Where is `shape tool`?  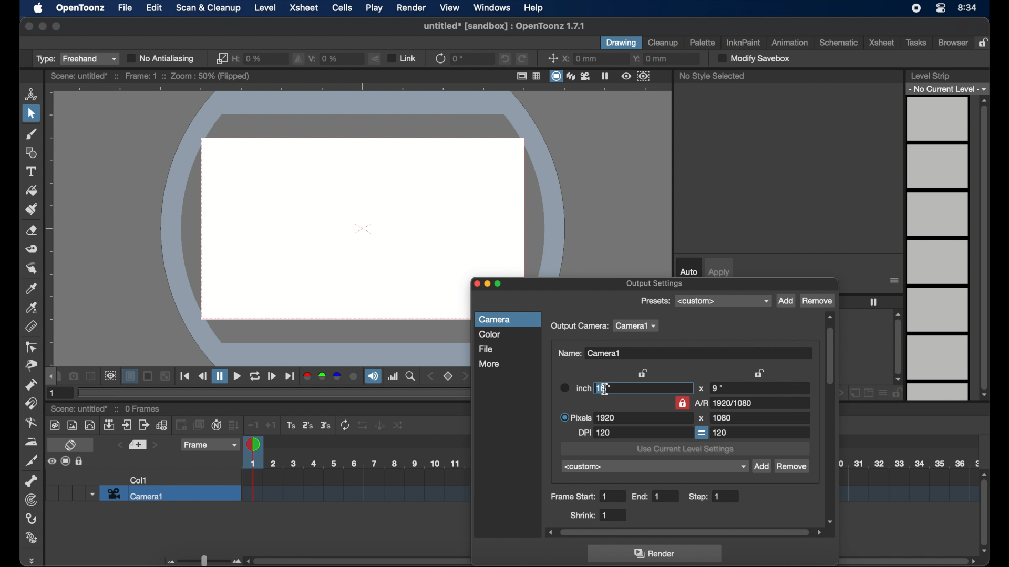
shape tool is located at coordinates (31, 152).